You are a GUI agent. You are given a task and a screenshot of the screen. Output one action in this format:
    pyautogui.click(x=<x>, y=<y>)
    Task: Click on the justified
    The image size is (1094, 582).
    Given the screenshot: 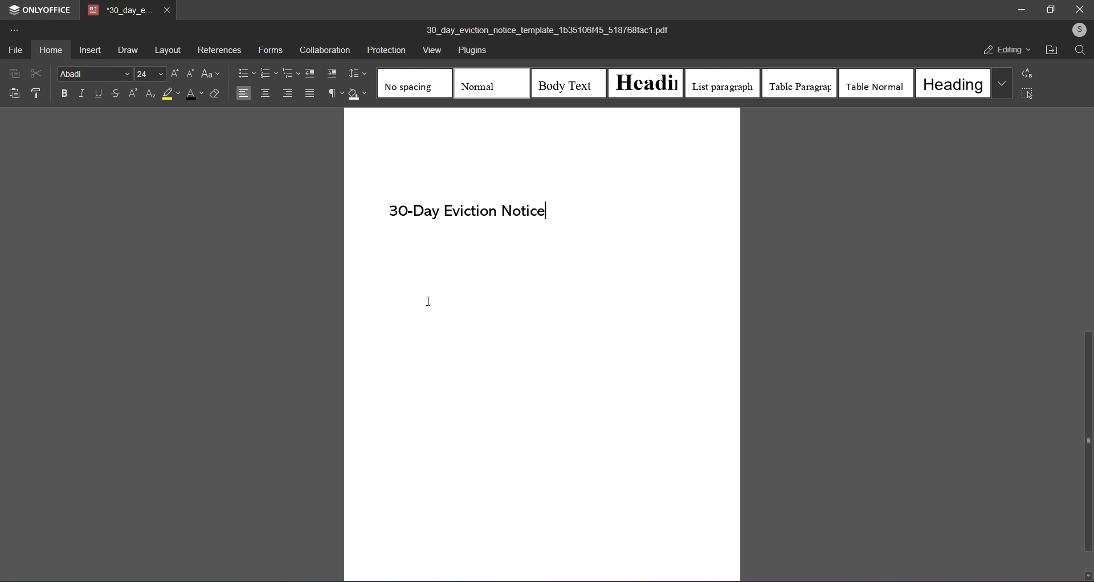 What is the action you would take?
    pyautogui.click(x=310, y=93)
    